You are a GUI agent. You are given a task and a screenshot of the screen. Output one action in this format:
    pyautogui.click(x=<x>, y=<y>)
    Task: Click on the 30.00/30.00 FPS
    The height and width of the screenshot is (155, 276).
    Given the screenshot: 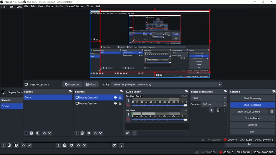 What is the action you would take?
    pyautogui.click(x=264, y=152)
    